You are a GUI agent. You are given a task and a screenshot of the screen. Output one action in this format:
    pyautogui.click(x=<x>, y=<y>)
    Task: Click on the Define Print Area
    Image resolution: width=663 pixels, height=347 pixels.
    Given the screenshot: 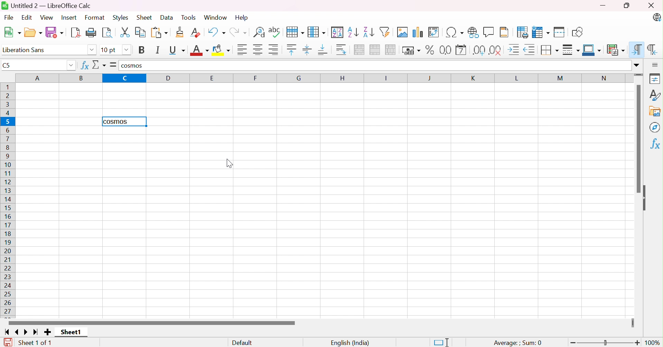 What is the action you would take?
    pyautogui.click(x=522, y=32)
    